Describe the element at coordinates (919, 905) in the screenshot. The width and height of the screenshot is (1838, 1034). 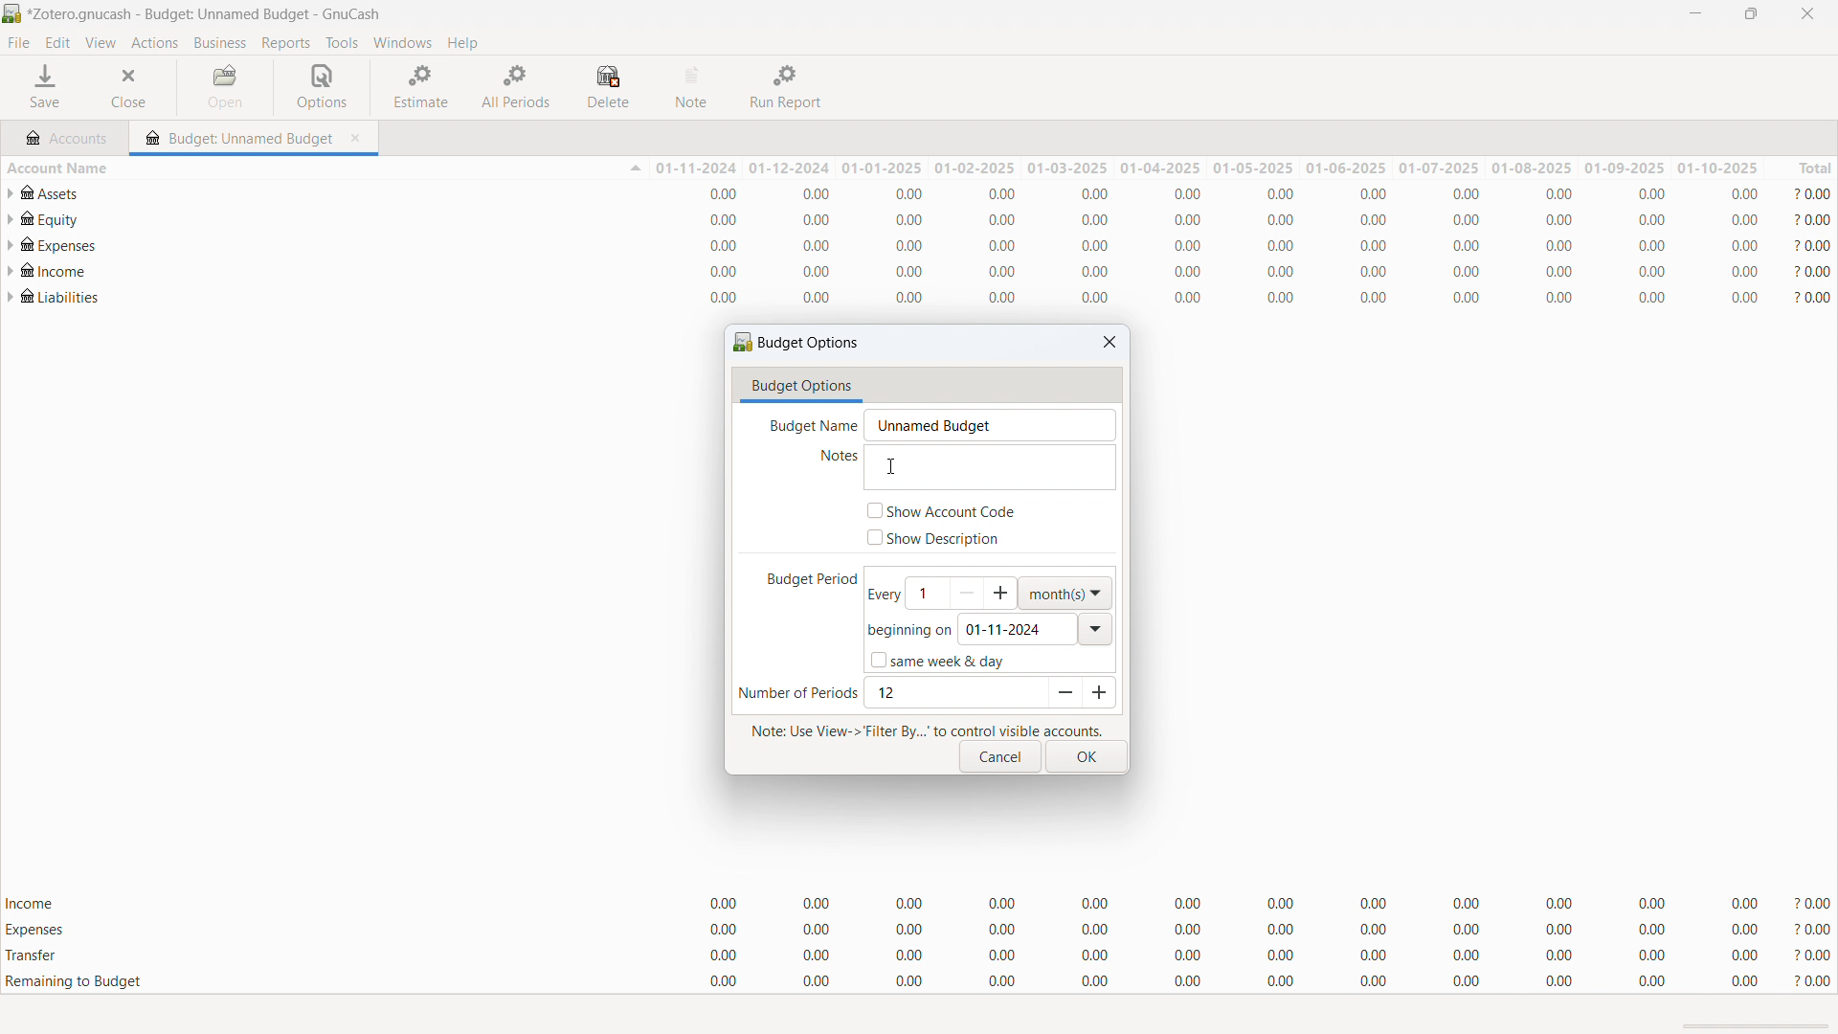
I see `Income totals` at that location.